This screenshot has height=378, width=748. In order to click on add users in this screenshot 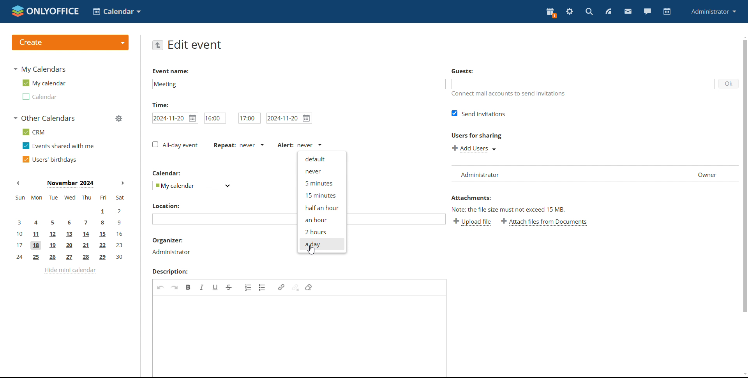, I will do `click(474, 148)`.